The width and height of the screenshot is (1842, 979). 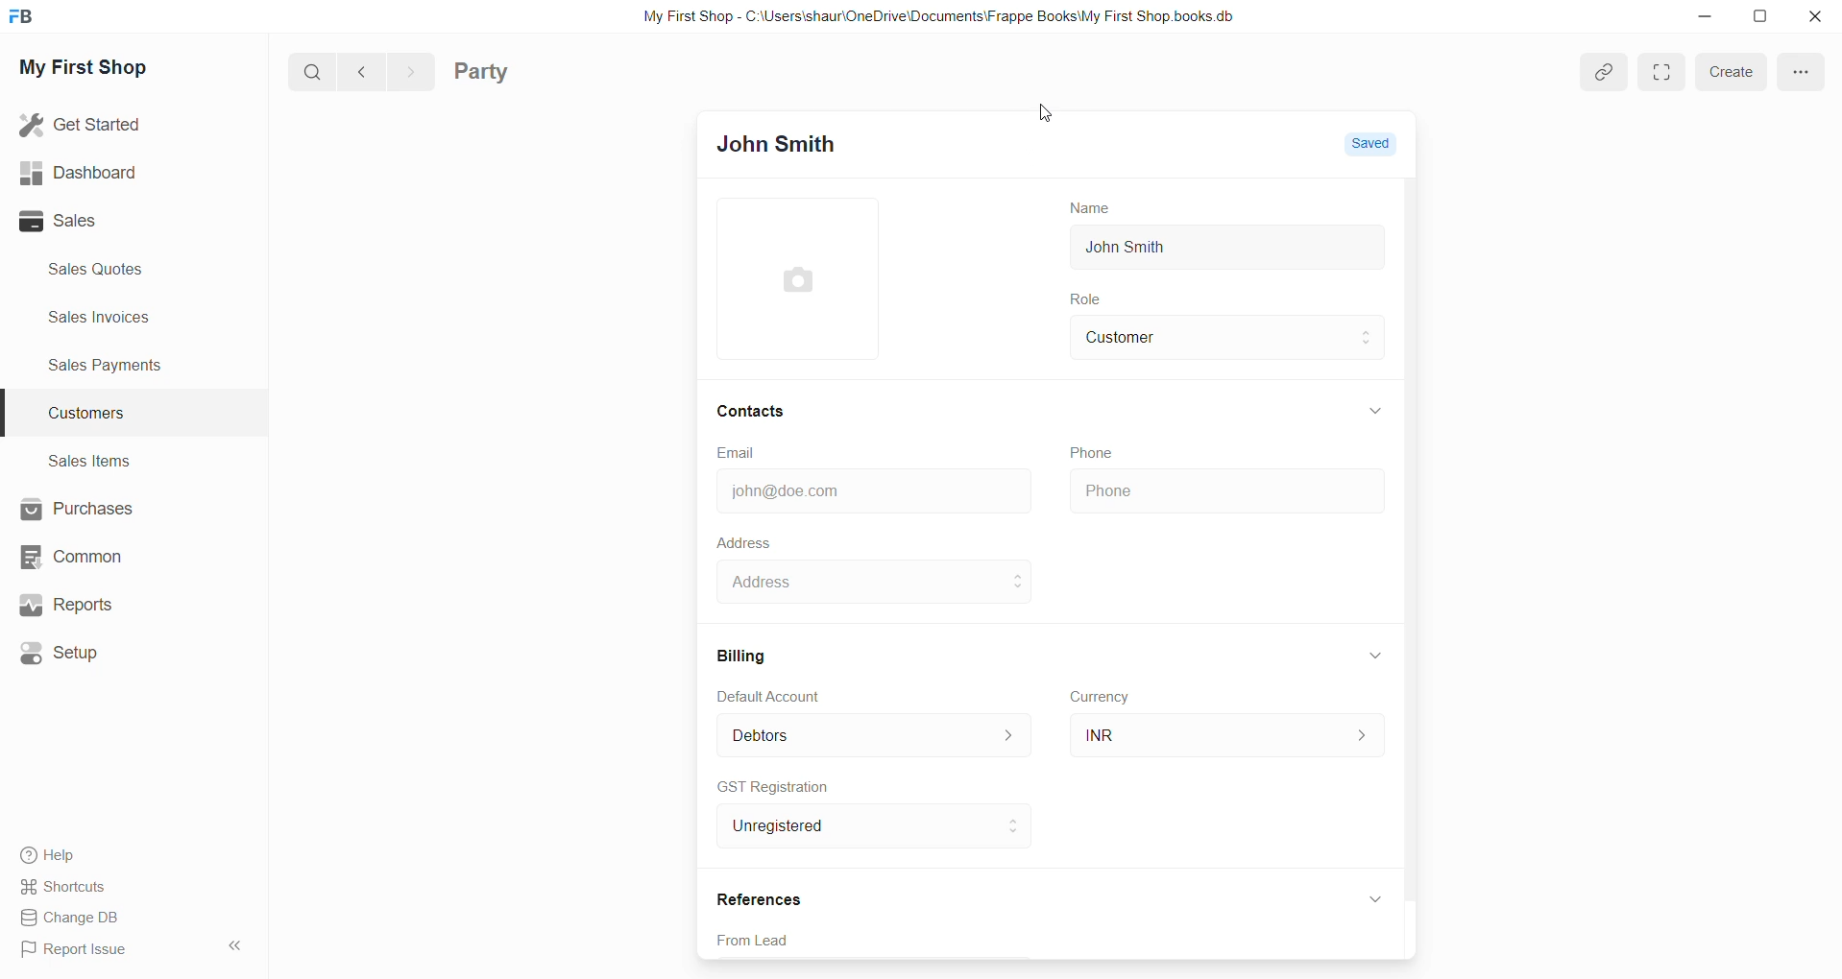 I want to click on customers, so click(x=101, y=415).